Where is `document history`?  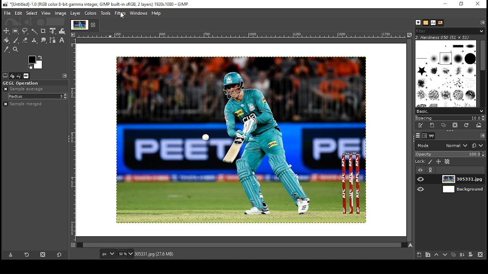 document history is located at coordinates (441, 22).